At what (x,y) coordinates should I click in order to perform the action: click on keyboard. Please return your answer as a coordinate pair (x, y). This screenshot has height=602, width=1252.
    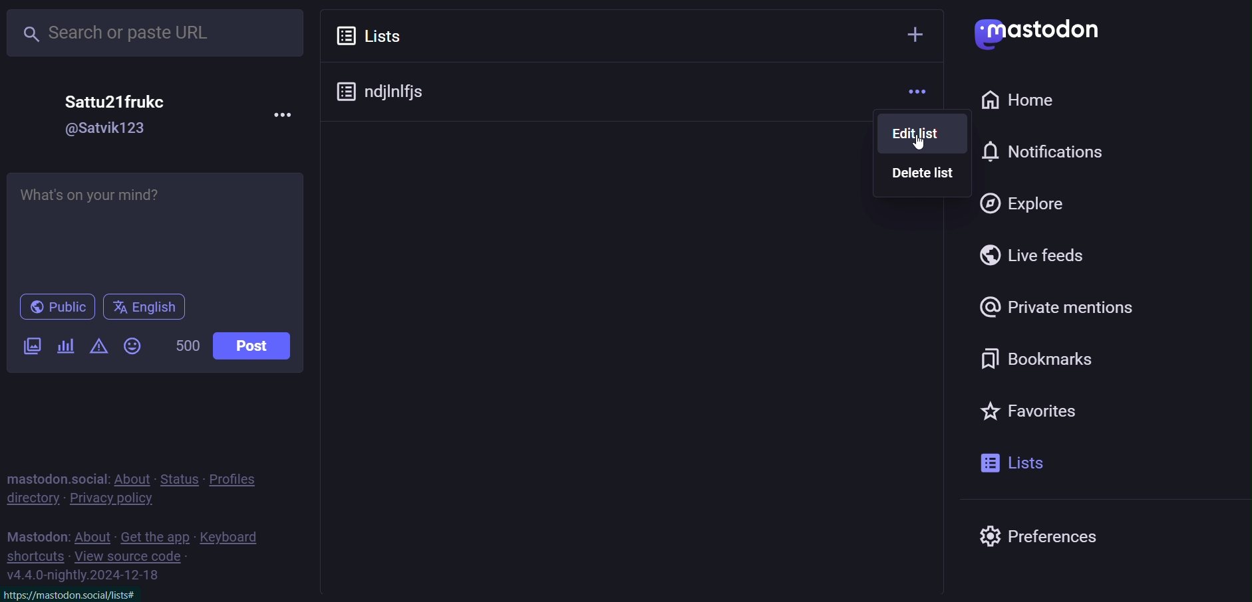
    Looking at the image, I should click on (235, 537).